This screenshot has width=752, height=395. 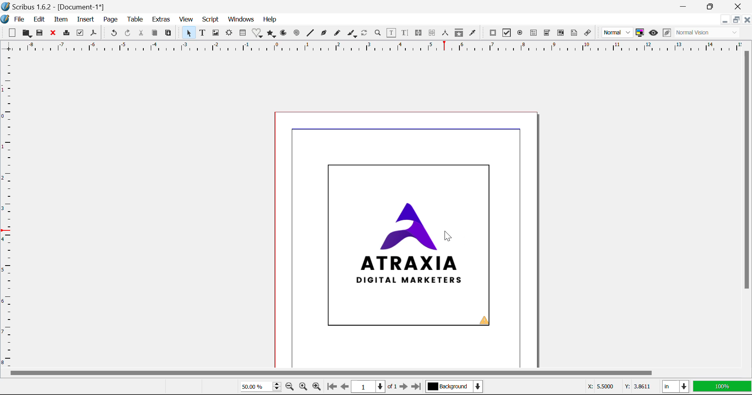 What do you see at coordinates (419, 34) in the screenshot?
I see `Link Text Frames` at bounding box center [419, 34].